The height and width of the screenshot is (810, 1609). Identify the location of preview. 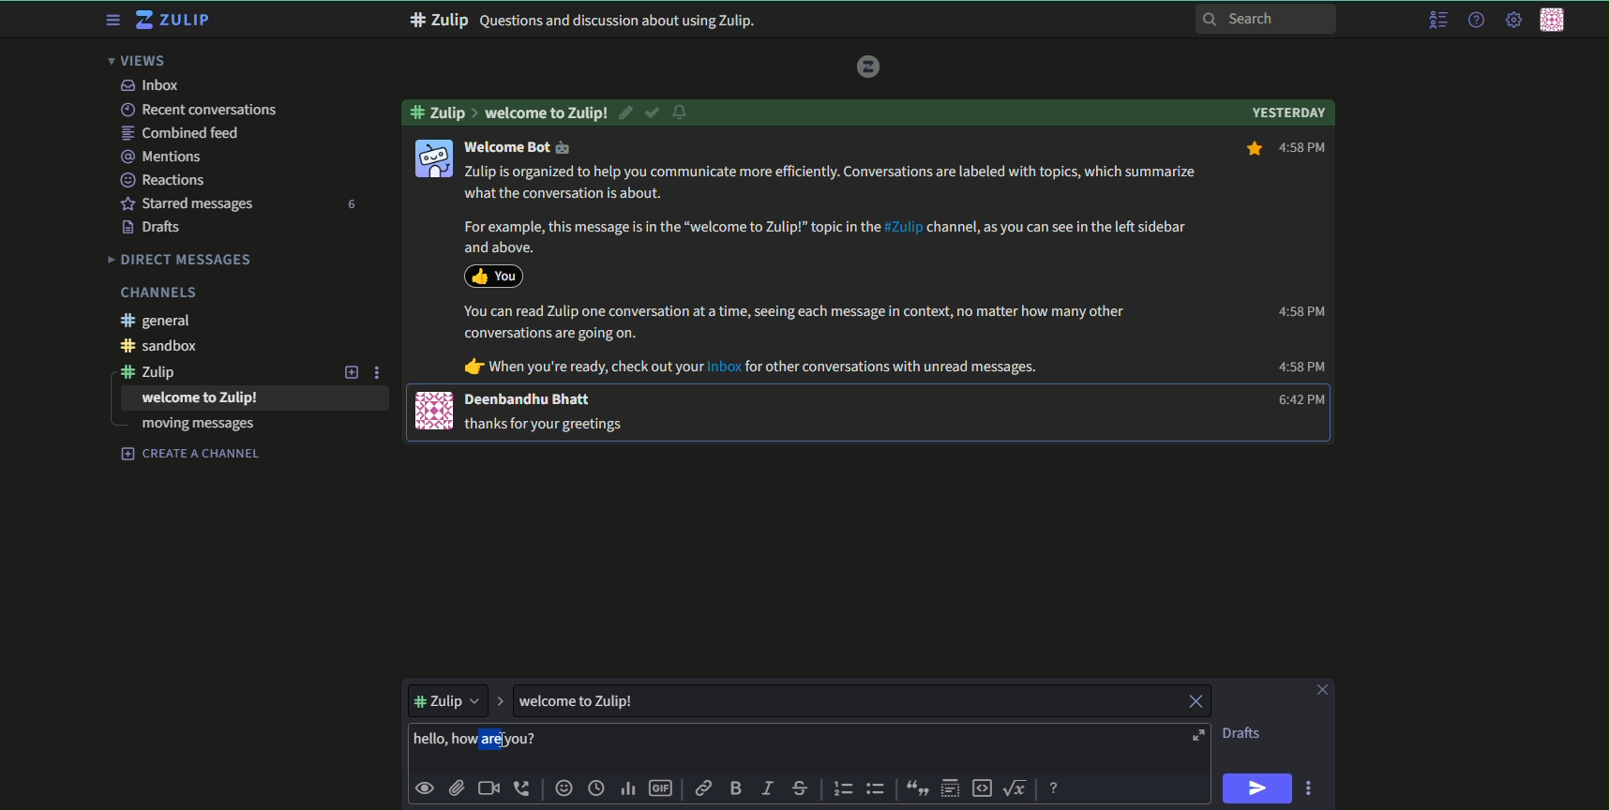
(426, 787).